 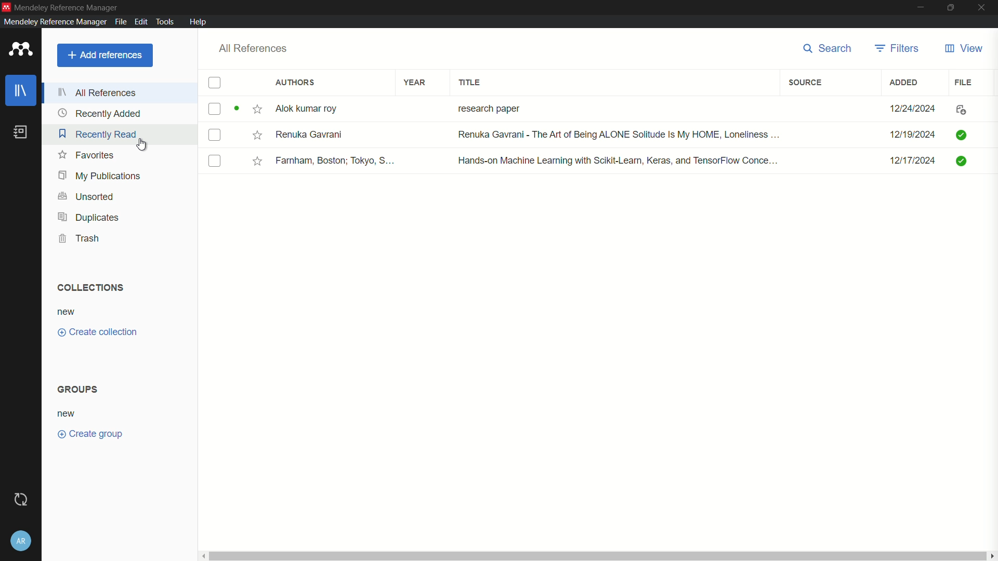 I want to click on book, so click(x=21, y=131).